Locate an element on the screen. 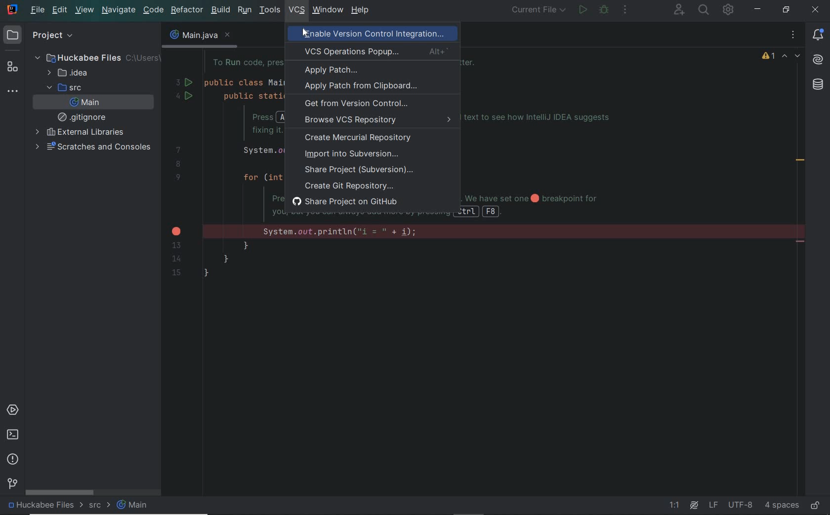 The width and height of the screenshot is (830, 515). file is located at coordinates (38, 11).